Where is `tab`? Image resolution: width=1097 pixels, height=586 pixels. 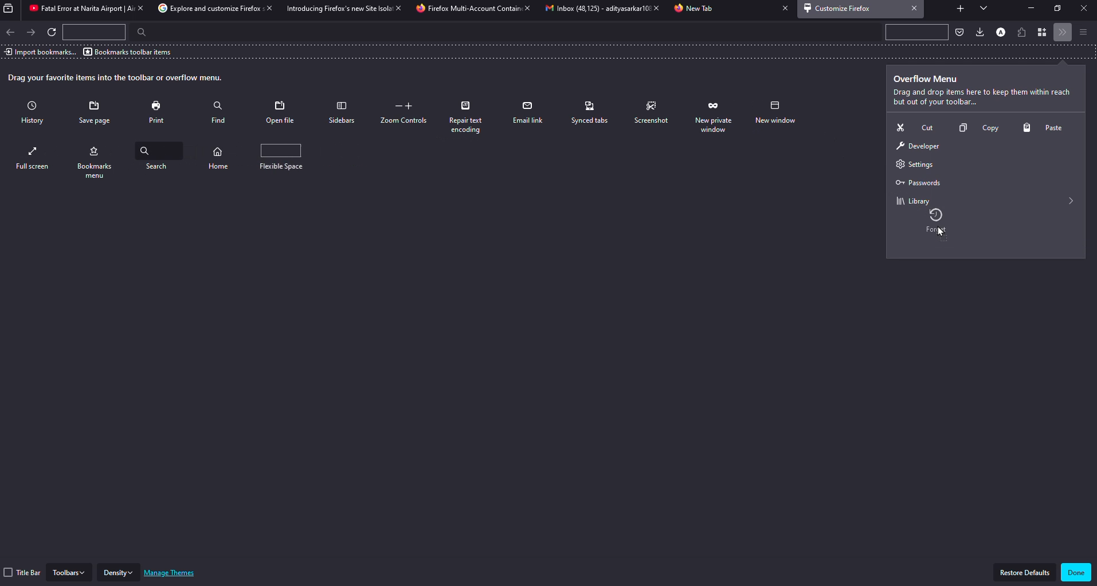 tab is located at coordinates (203, 9).